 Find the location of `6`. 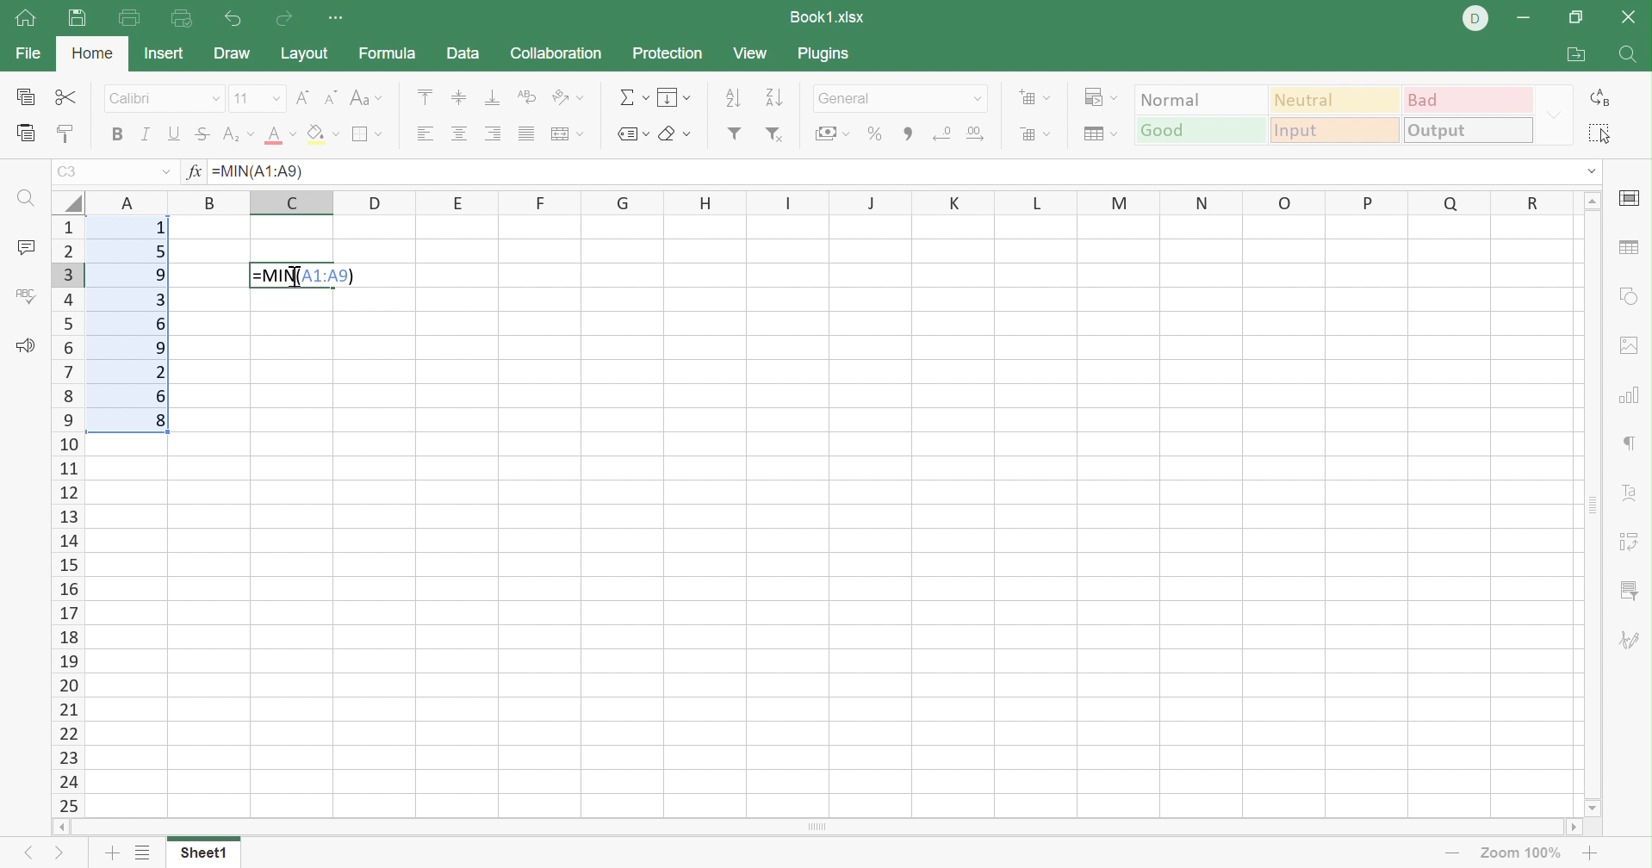

6 is located at coordinates (162, 325).